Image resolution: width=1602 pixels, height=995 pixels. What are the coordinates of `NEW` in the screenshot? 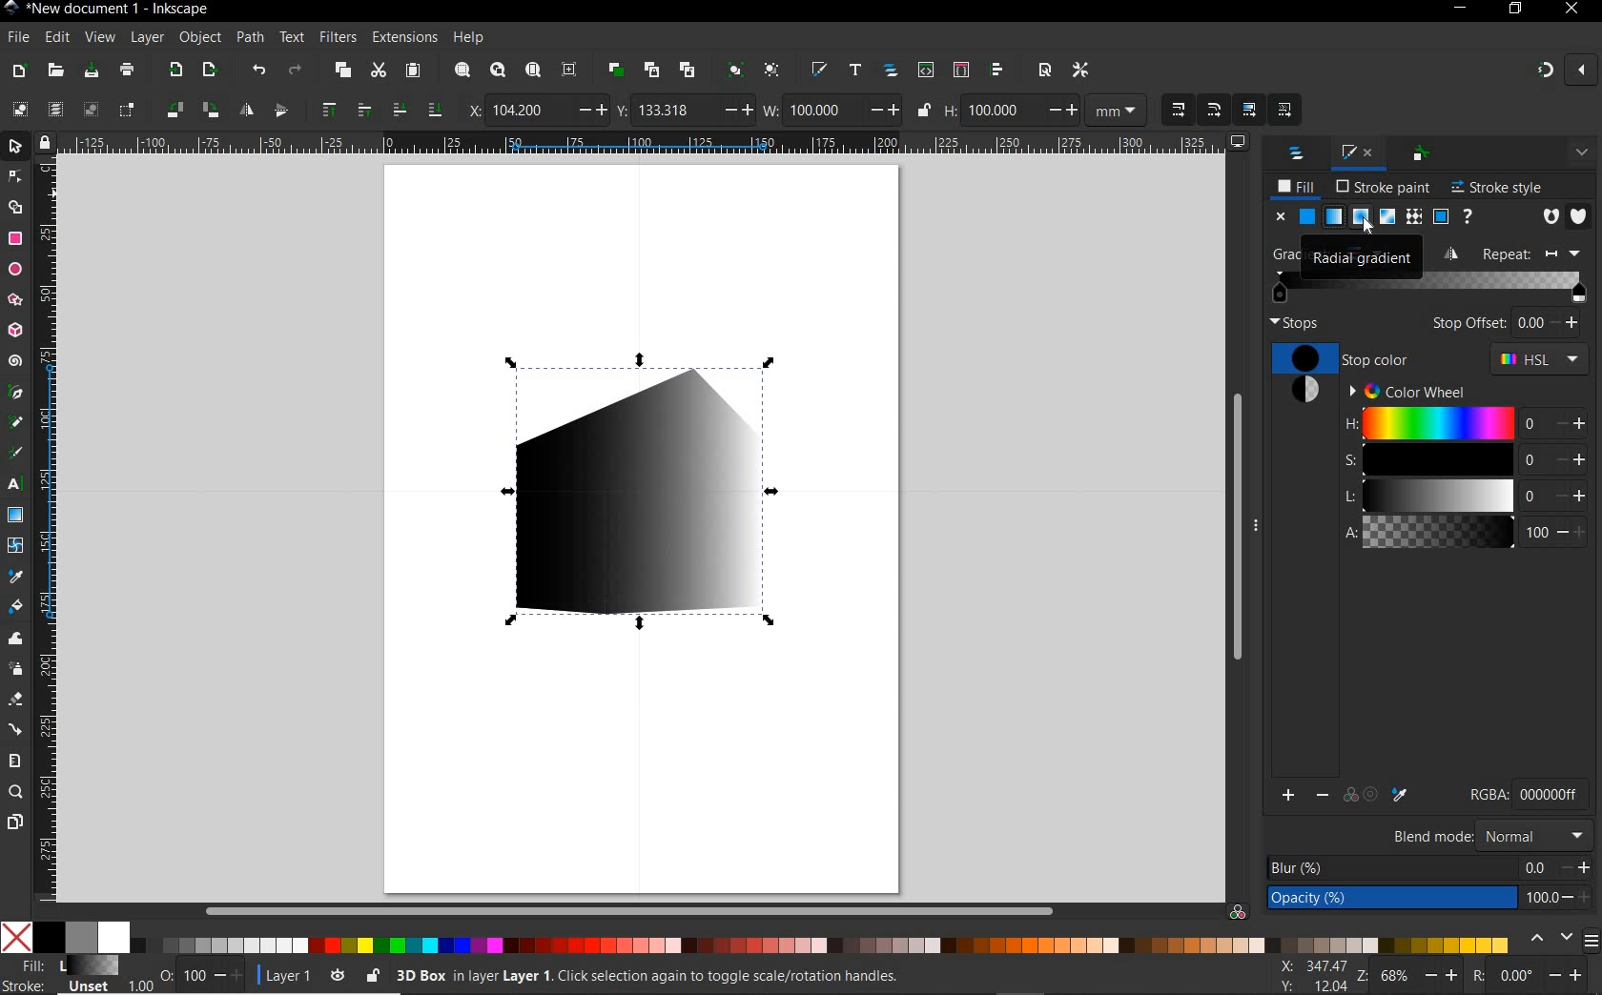 It's located at (18, 71).